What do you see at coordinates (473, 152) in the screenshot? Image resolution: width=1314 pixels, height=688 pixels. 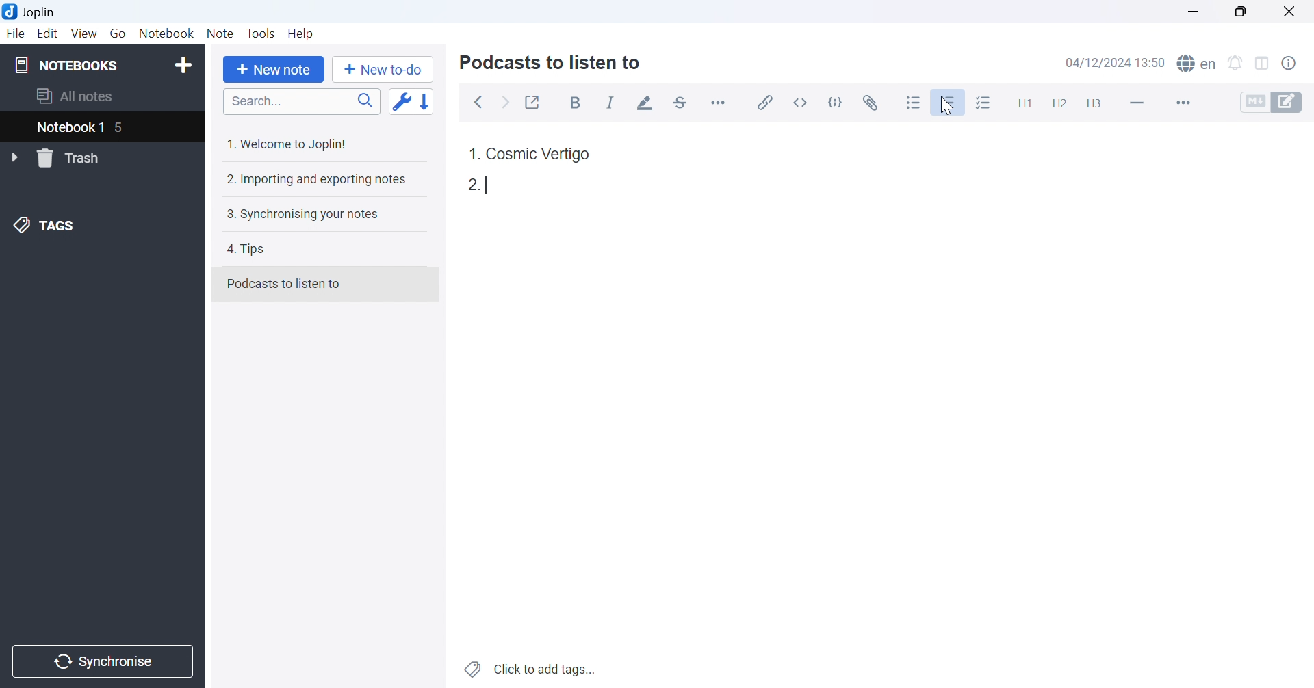 I see `1.` at bounding box center [473, 152].